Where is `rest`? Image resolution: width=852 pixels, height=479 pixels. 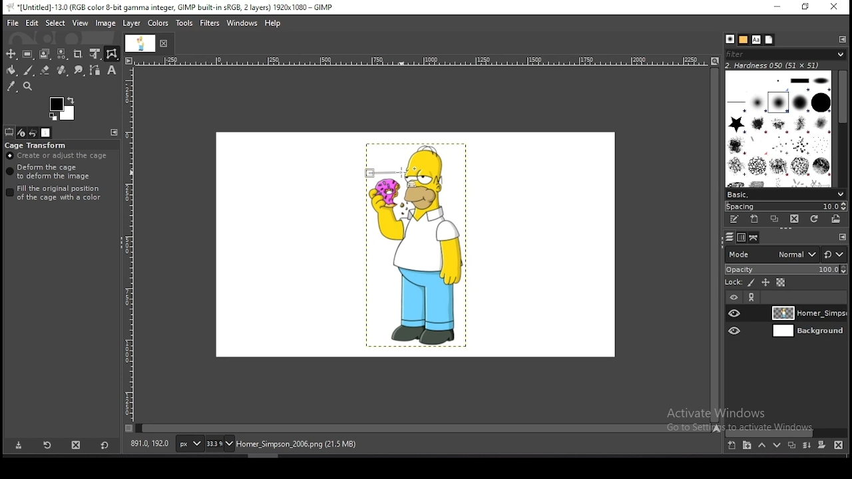
rest is located at coordinates (834, 254).